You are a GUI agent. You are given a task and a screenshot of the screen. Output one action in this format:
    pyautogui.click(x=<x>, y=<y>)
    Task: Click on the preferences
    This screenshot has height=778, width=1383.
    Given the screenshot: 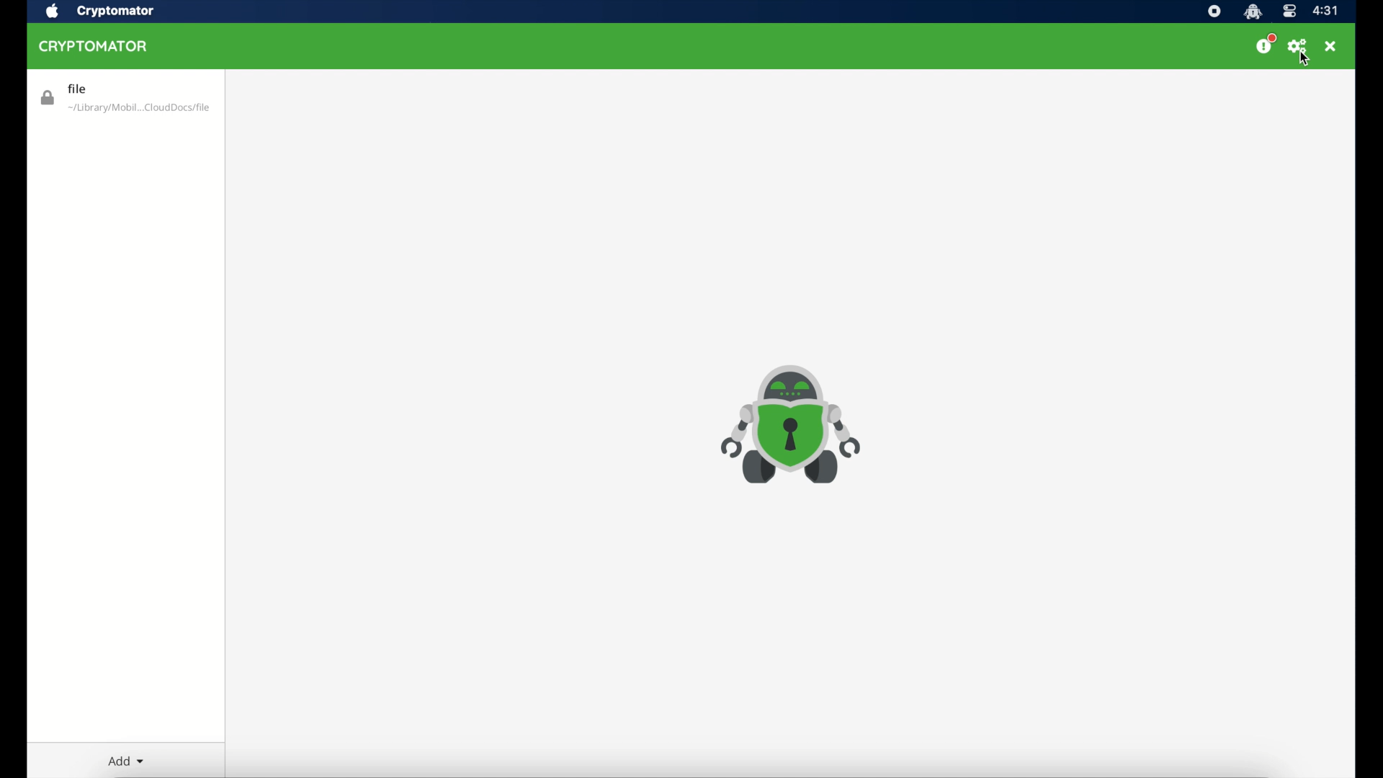 What is the action you would take?
    pyautogui.click(x=1298, y=46)
    